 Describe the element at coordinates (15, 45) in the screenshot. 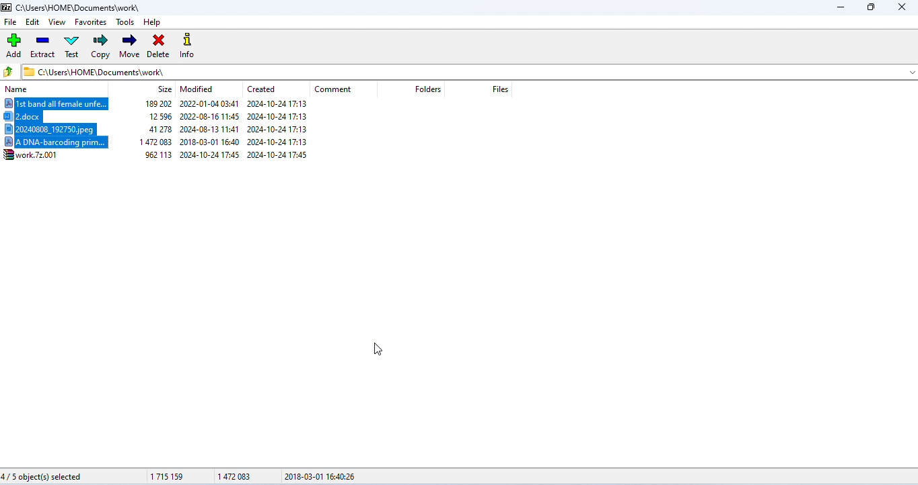

I see `add` at that location.